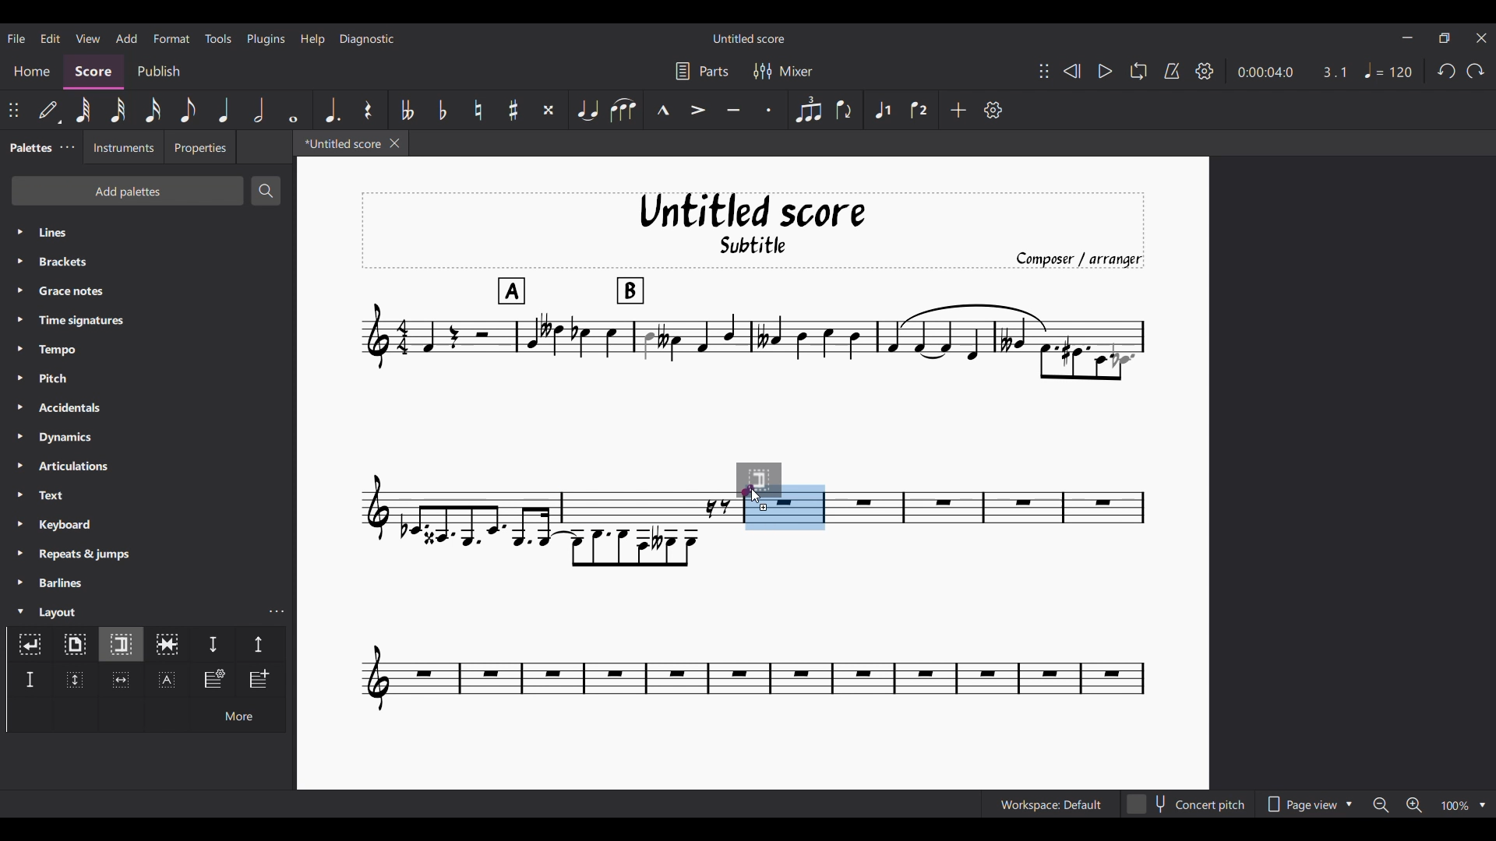  What do you see at coordinates (148, 378) in the screenshot?
I see `Pitch` at bounding box center [148, 378].